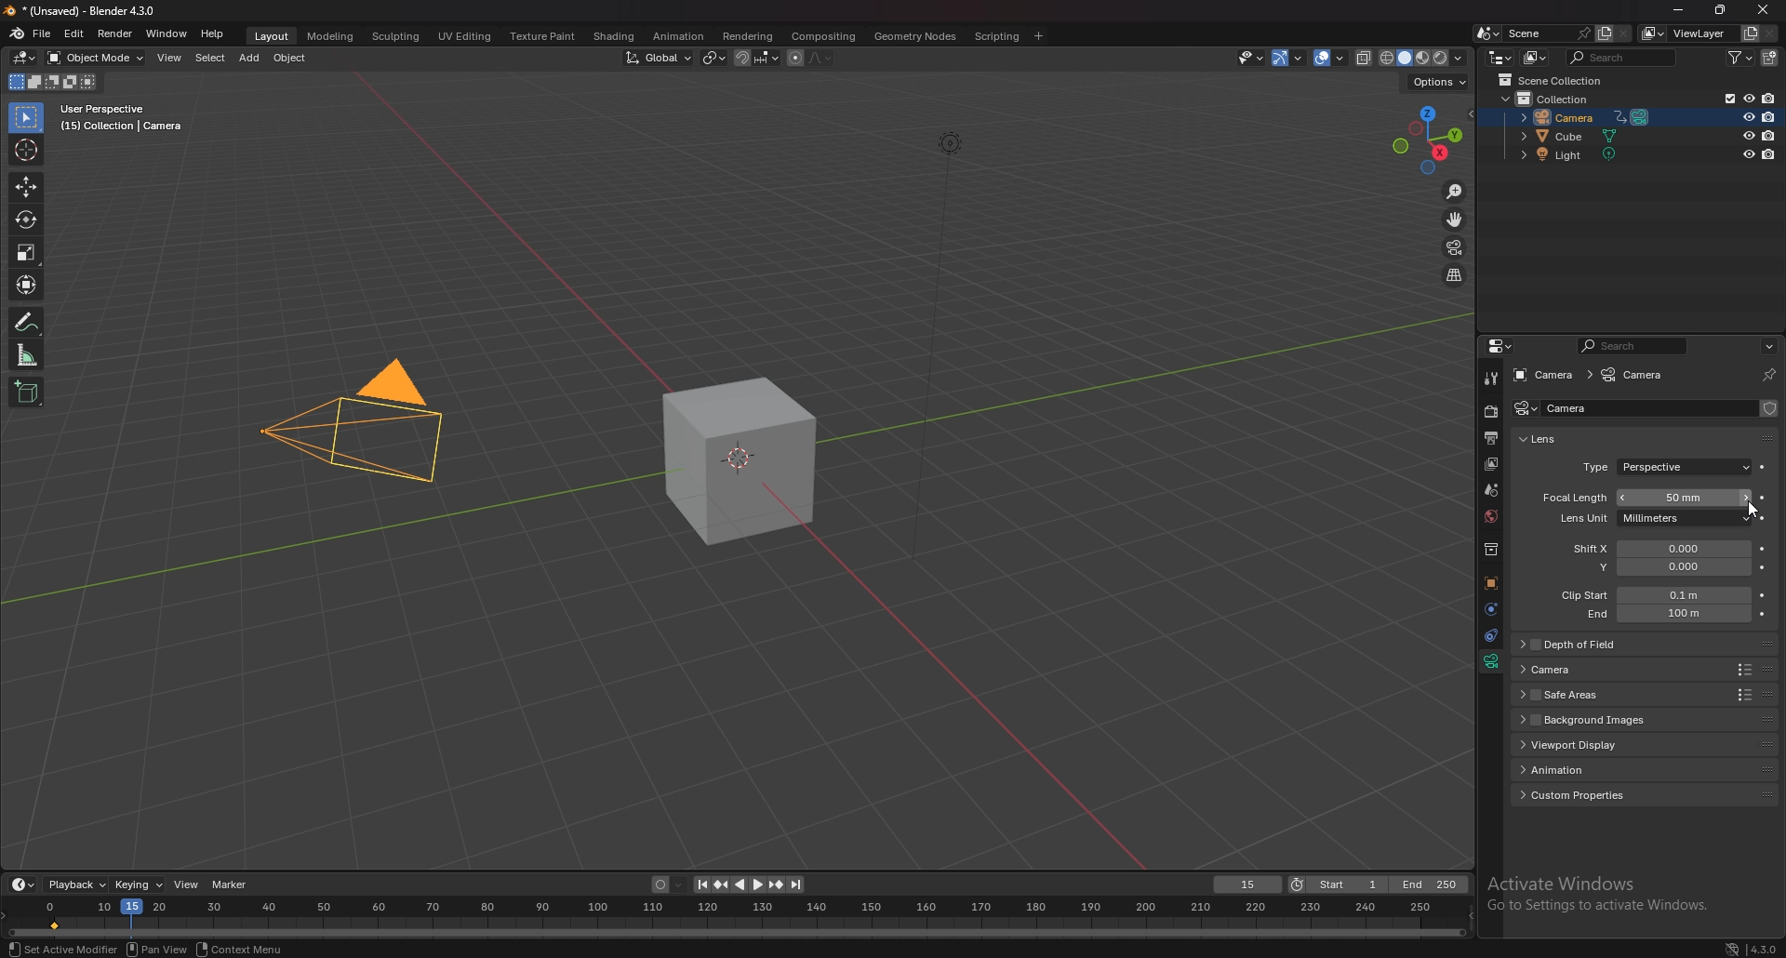  I want to click on depth of field, so click(1597, 645).